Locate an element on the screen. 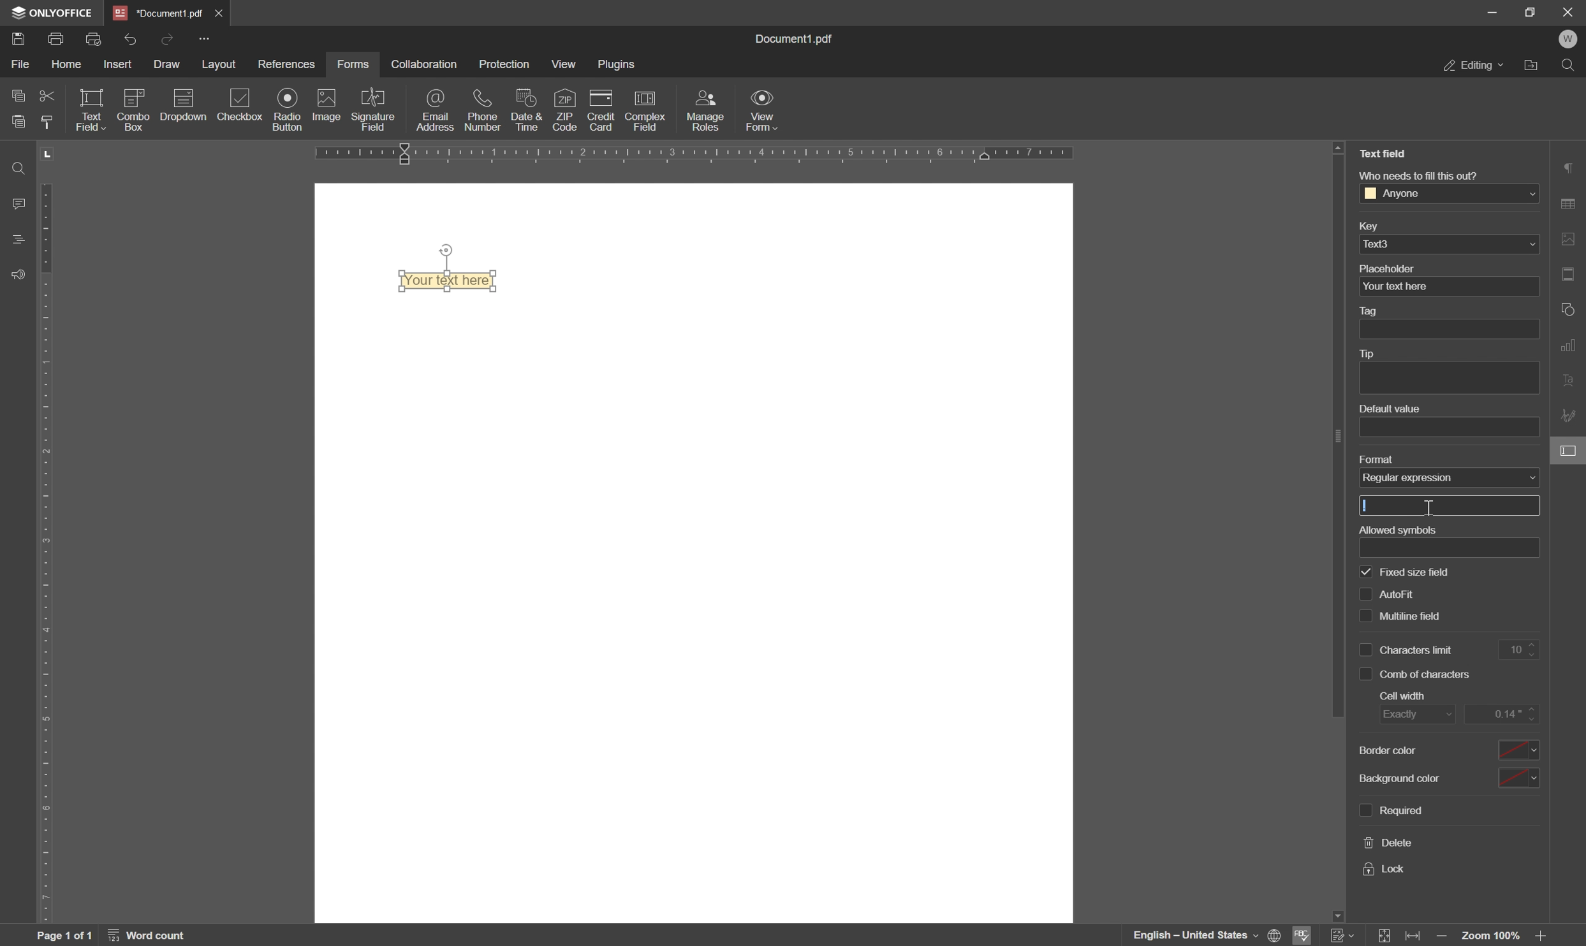 This screenshot has height=946, width=1586. lock is located at coordinates (1386, 870).